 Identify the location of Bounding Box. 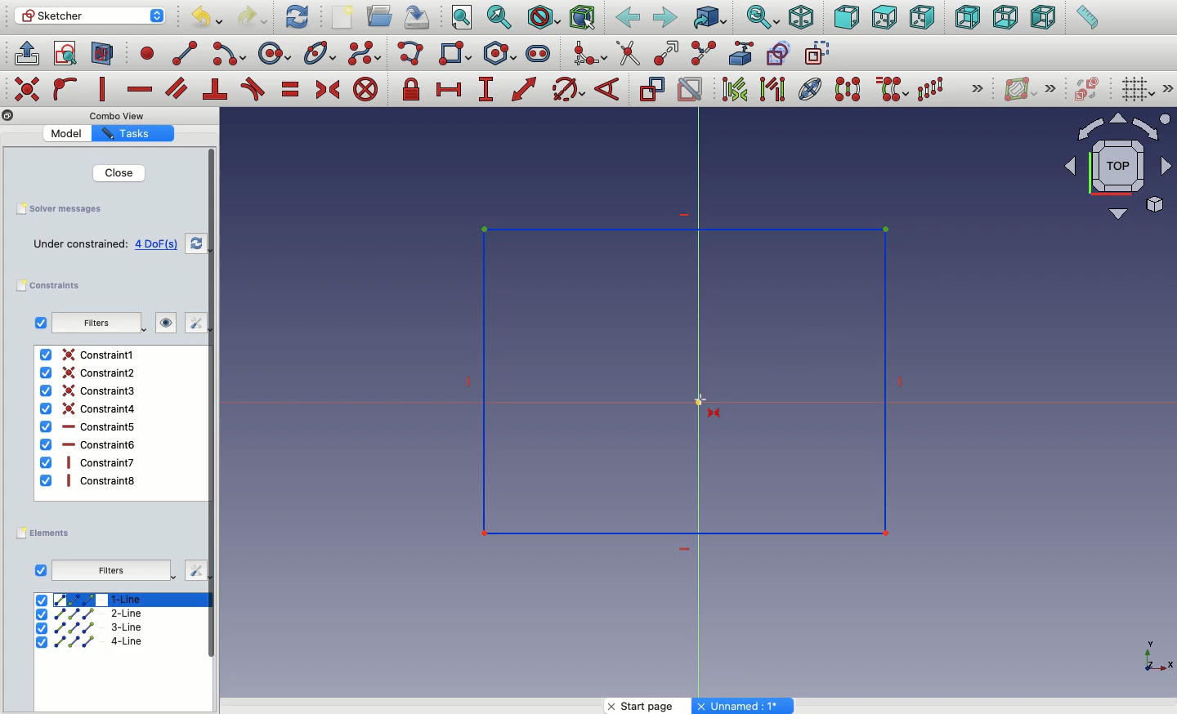
(582, 18).